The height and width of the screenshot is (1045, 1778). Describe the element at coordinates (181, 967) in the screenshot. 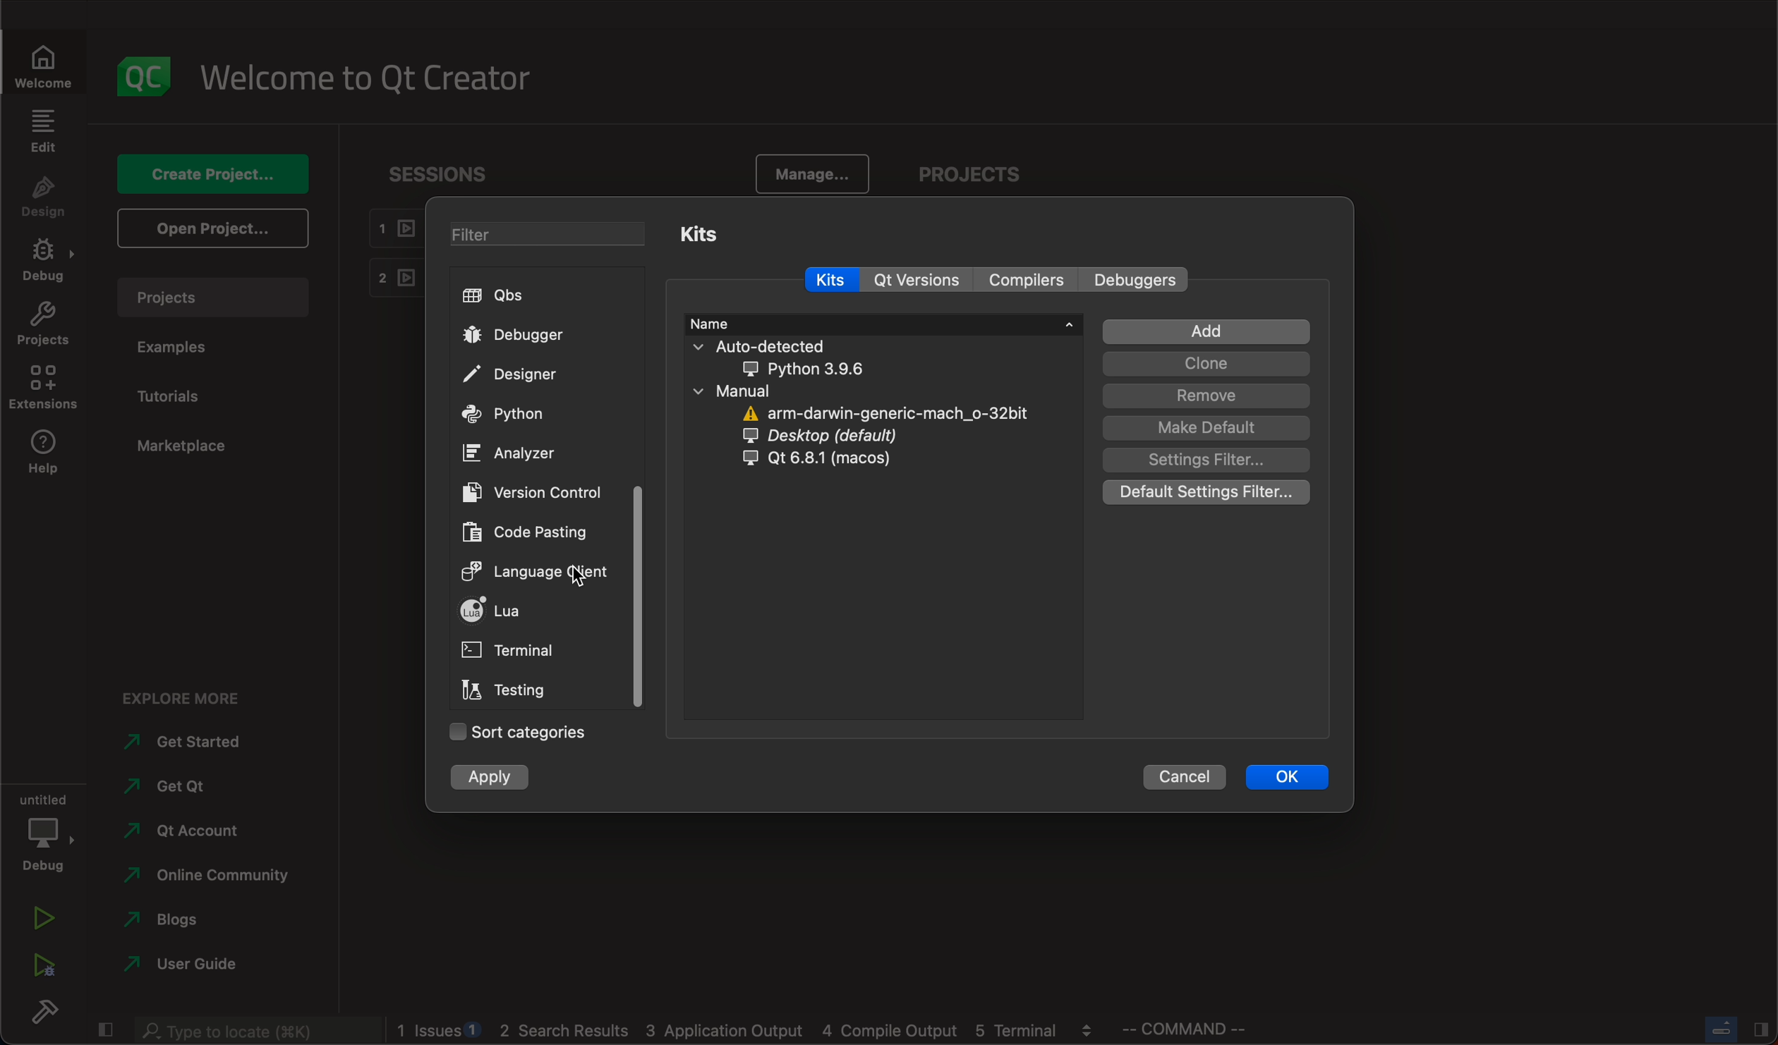

I see `guide` at that location.